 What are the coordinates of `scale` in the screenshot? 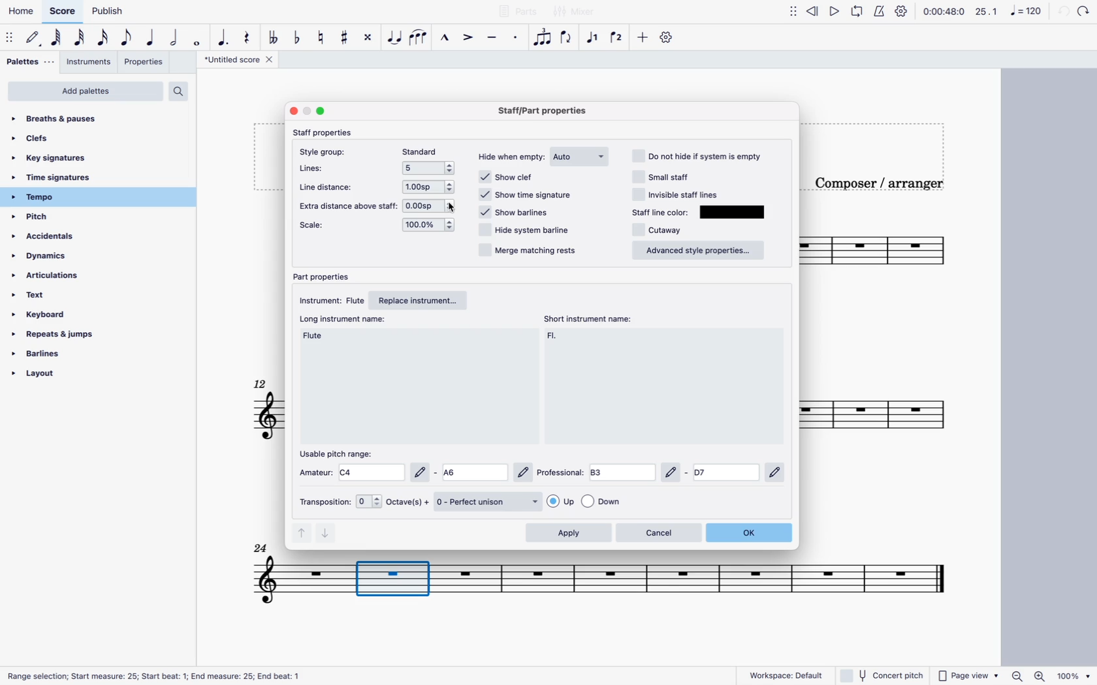 It's located at (316, 226).